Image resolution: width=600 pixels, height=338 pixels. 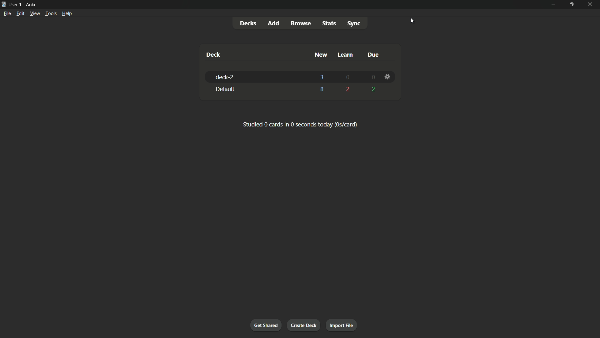 I want to click on learn, so click(x=345, y=55).